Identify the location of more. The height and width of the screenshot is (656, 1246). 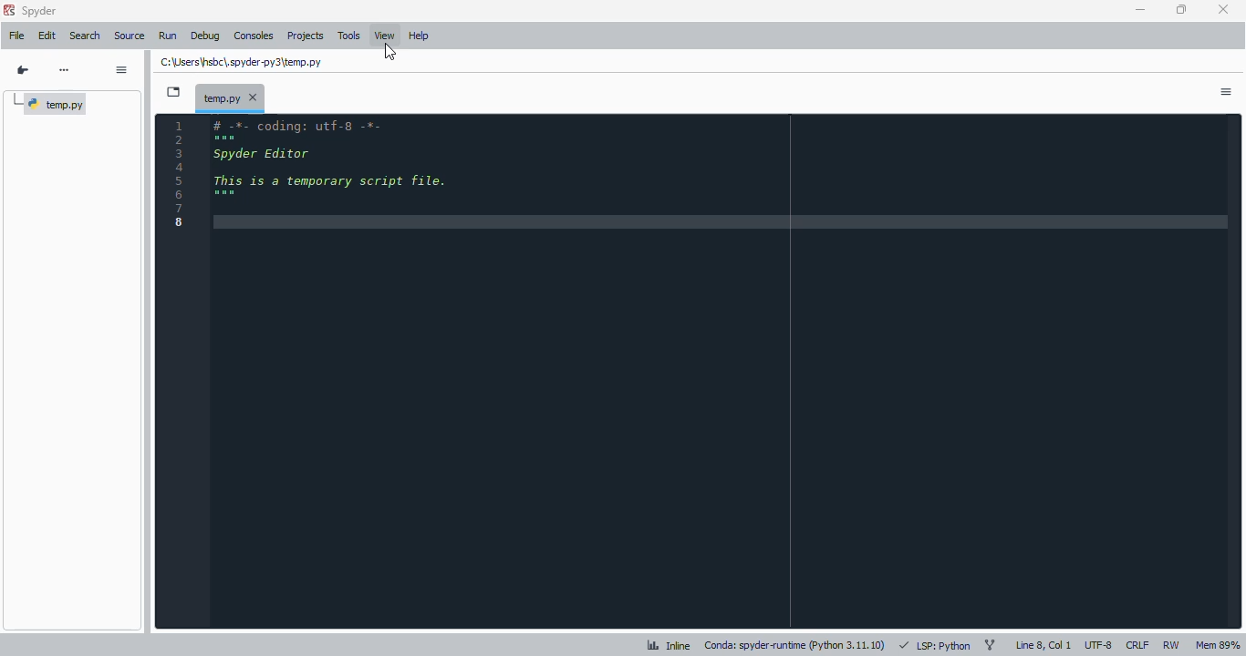
(65, 69).